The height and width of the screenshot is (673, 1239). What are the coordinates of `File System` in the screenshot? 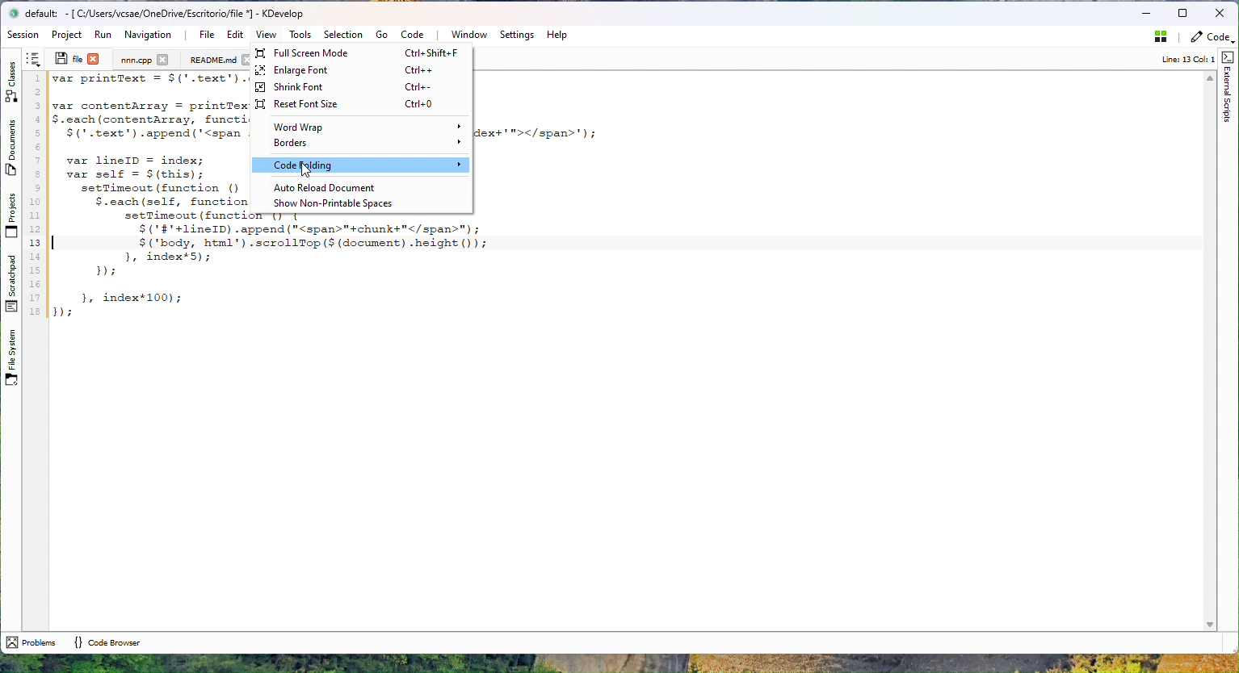 It's located at (10, 362).